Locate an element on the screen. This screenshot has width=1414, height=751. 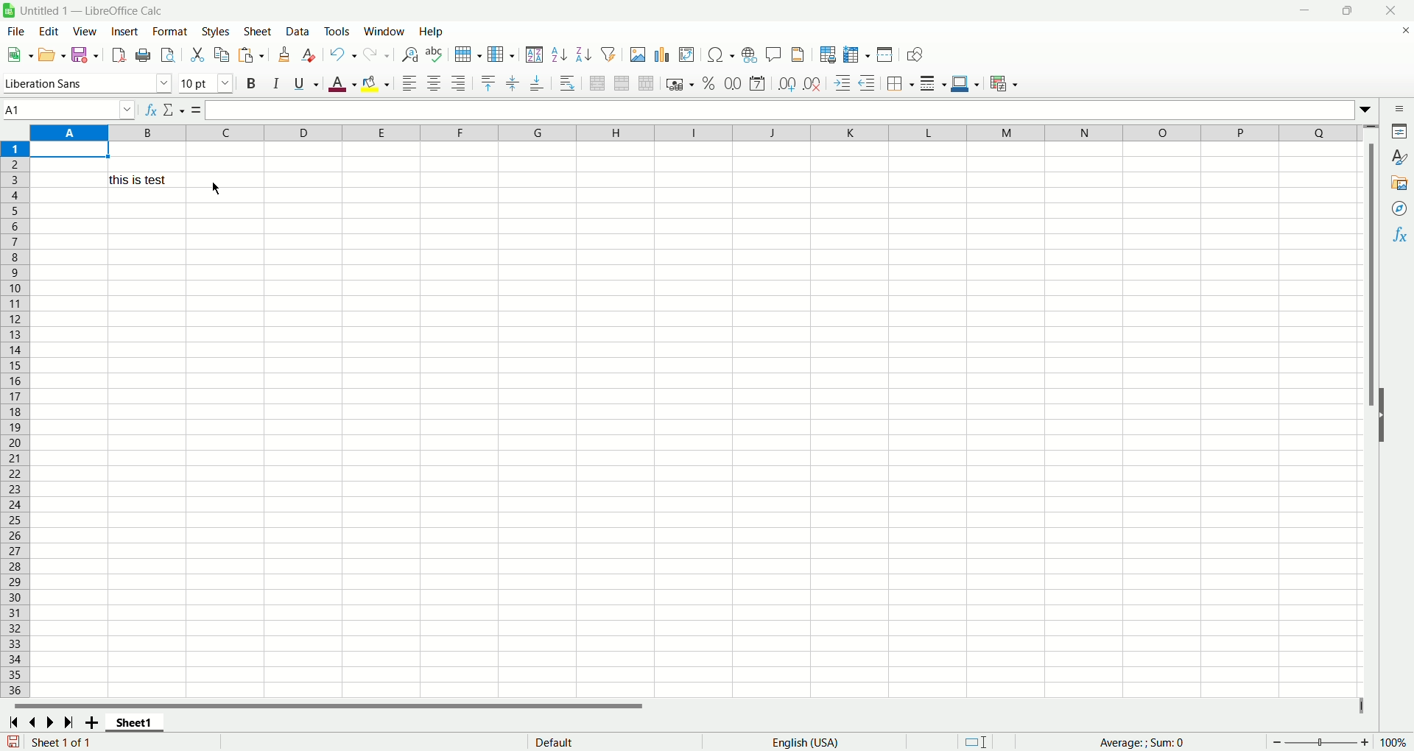
merge and center is located at coordinates (597, 83).